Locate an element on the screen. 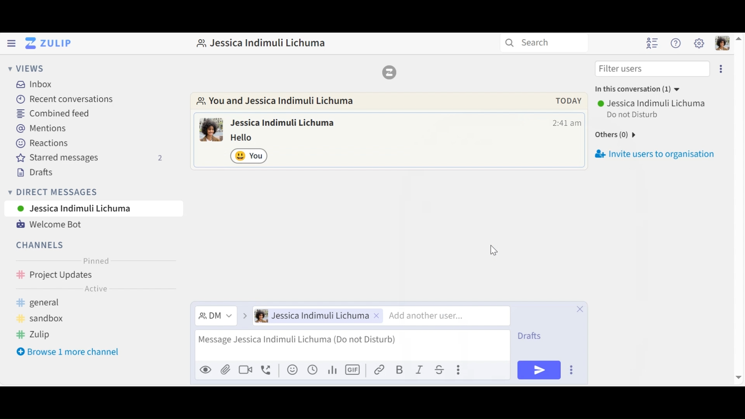 The image size is (745, 419). Send options is located at coordinates (572, 370).